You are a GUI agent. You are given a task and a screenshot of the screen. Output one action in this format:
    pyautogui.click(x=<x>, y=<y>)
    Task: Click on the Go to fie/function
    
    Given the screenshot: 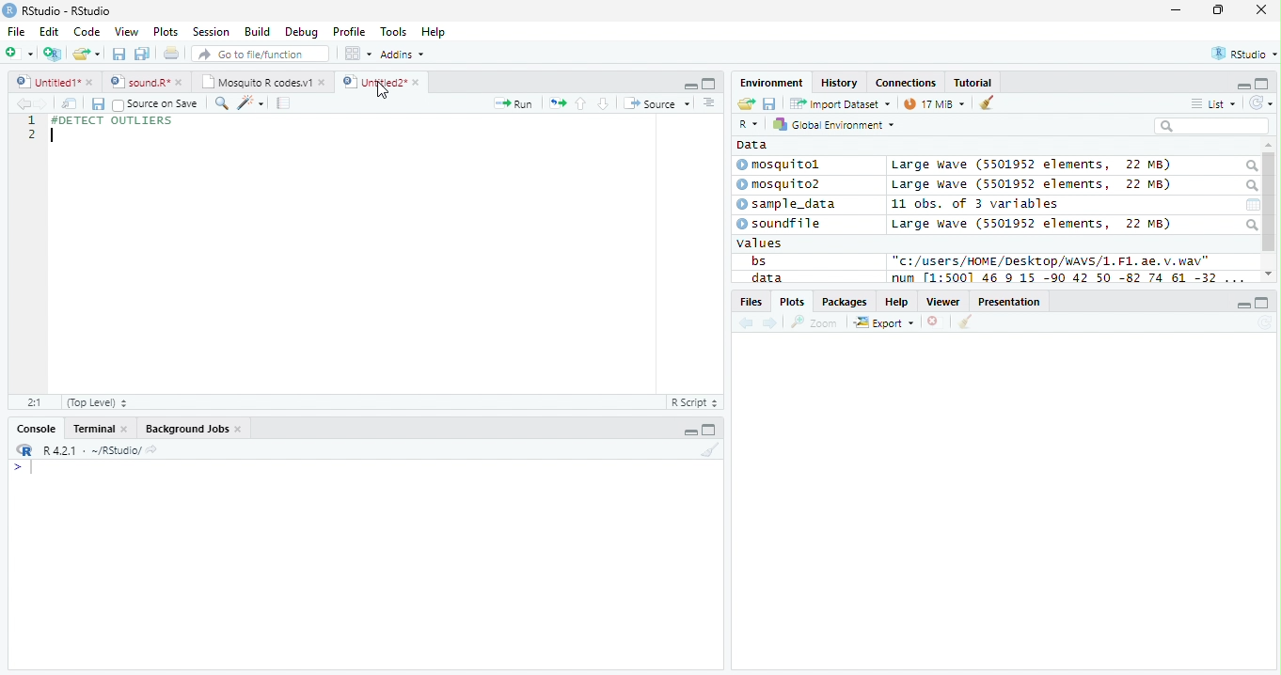 What is the action you would take?
    pyautogui.click(x=261, y=54)
    